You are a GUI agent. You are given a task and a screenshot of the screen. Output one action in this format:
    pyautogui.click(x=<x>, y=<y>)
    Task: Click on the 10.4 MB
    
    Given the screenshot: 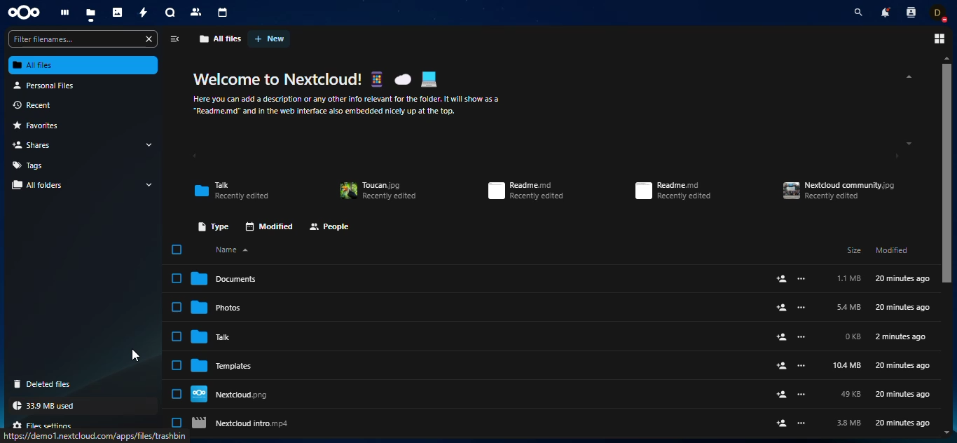 What is the action you would take?
    pyautogui.click(x=844, y=366)
    